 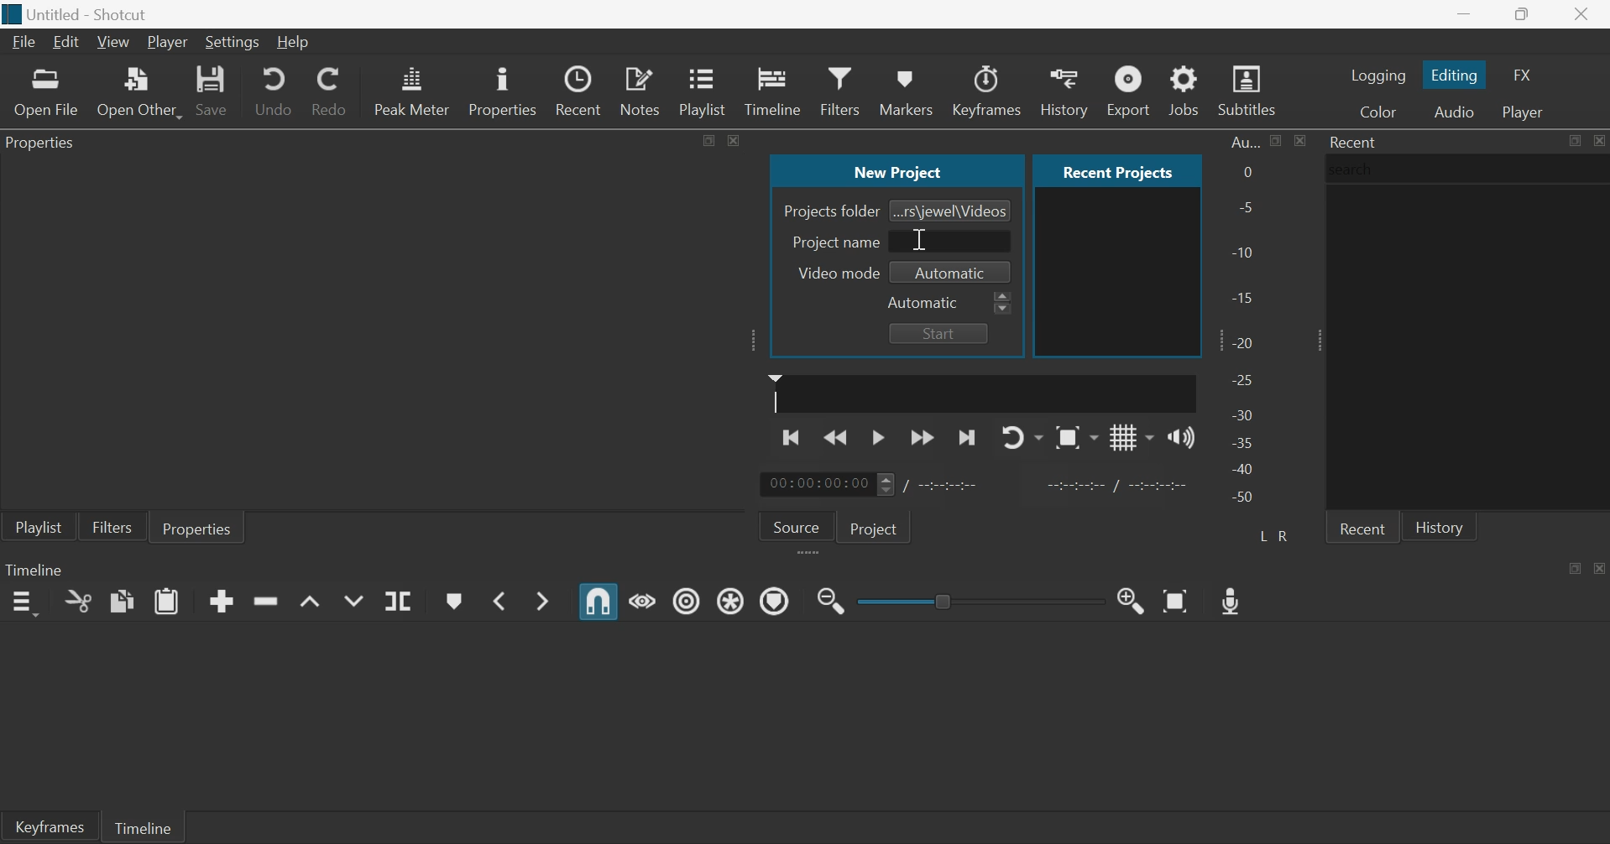 What do you see at coordinates (917, 240) in the screenshot?
I see `Cursor` at bounding box center [917, 240].